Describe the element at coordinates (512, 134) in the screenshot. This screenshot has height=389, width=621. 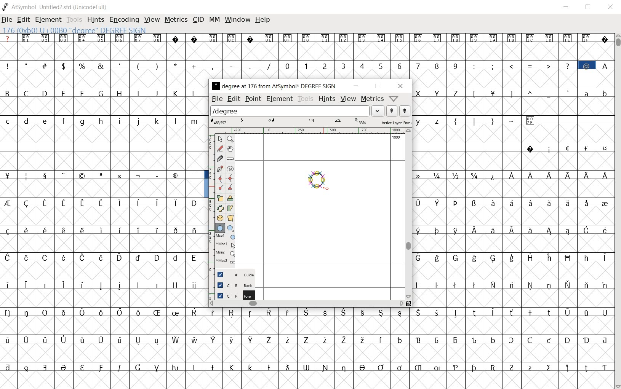
I see `empty glyph slots` at that location.